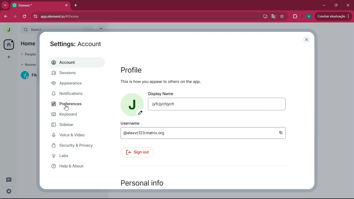 Image resolution: width=354 pixels, height=199 pixels. I want to click on profile picture, so click(8, 30).